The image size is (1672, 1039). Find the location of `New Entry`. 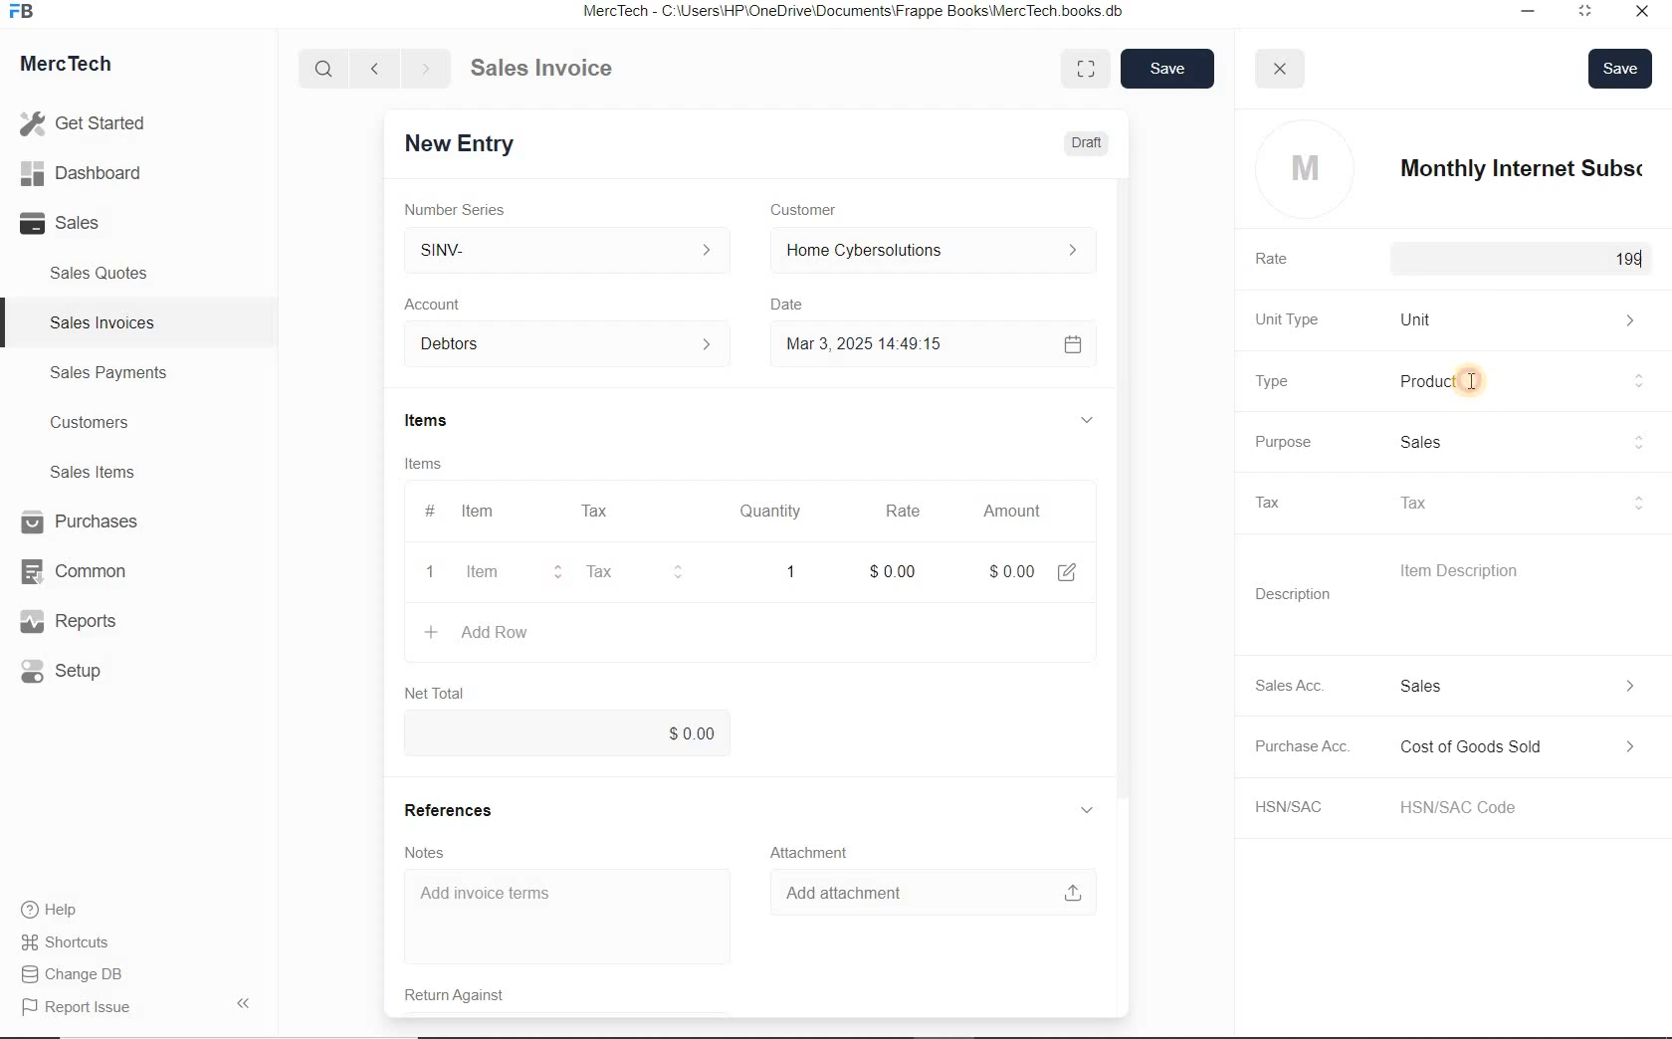

New Entry is located at coordinates (466, 142).